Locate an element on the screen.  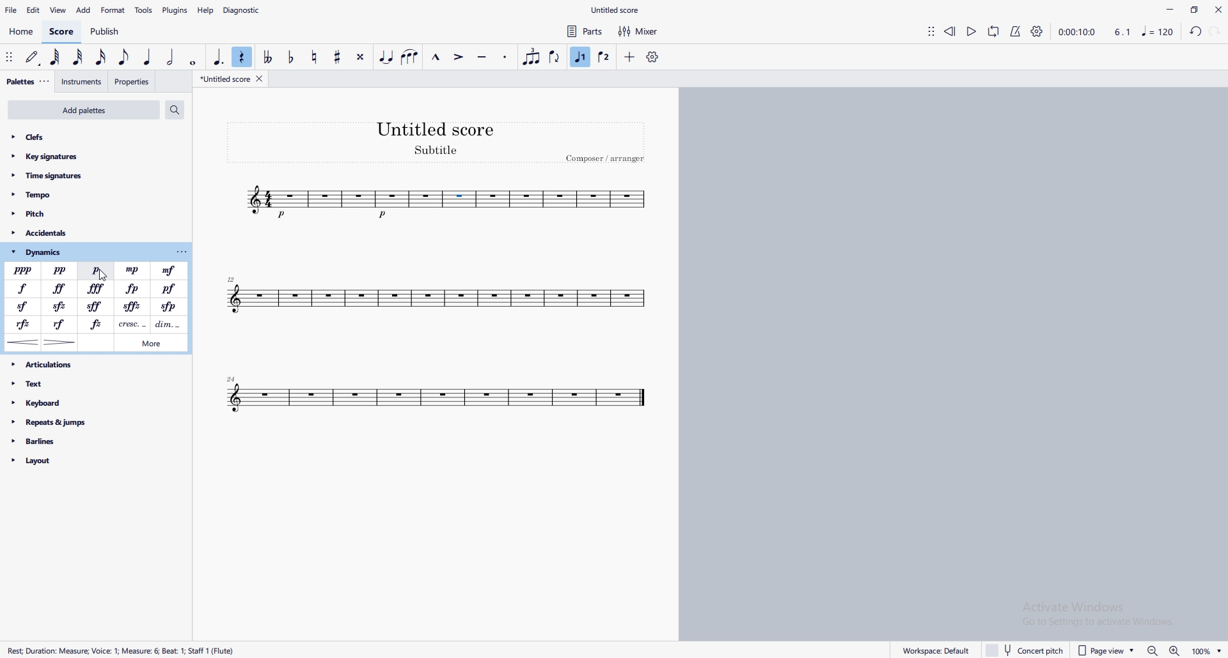
diagnostic is located at coordinates (244, 10).